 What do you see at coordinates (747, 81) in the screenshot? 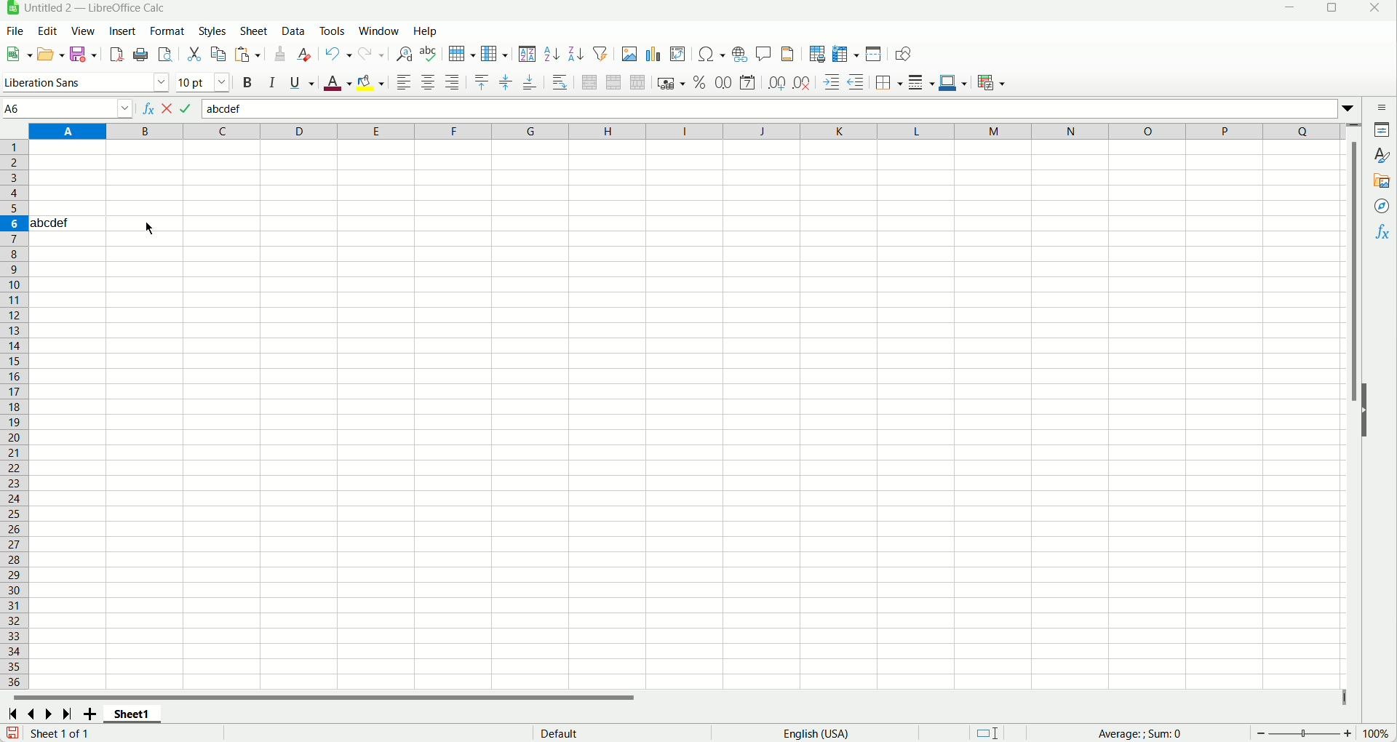
I see `format as date` at bounding box center [747, 81].